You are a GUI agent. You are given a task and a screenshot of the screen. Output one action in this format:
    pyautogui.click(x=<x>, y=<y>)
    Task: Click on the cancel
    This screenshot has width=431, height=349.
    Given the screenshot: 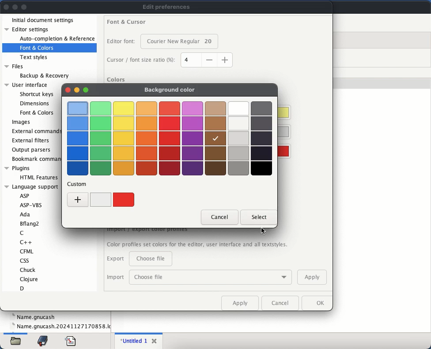 What is the action you would take?
    pyautogui.click(x=281, y=302)
    